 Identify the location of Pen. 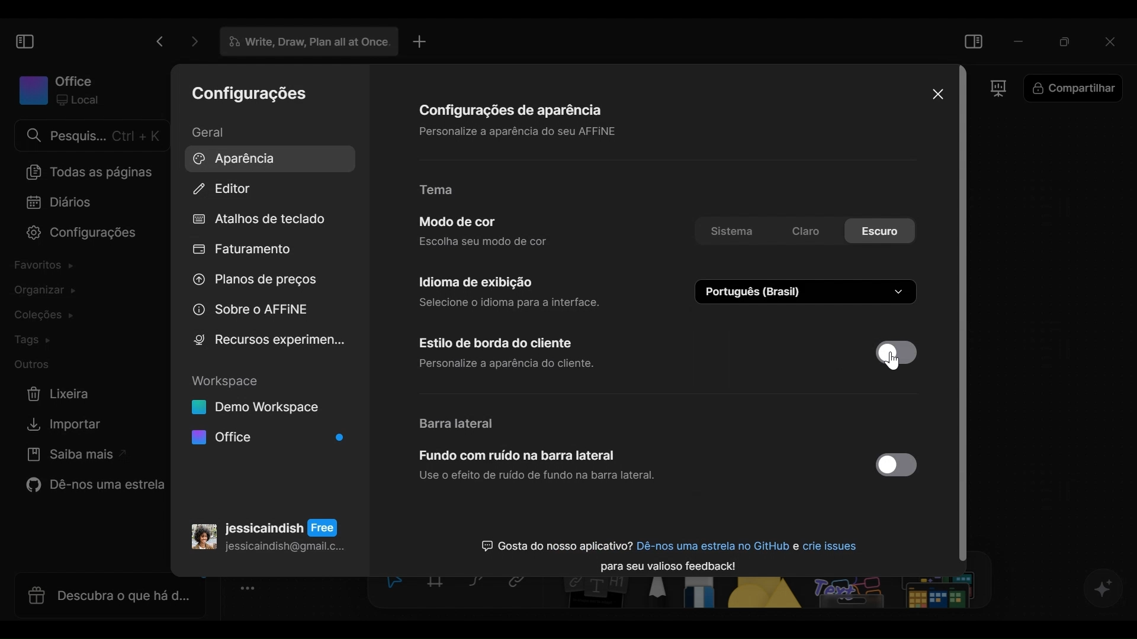
(658, 593).